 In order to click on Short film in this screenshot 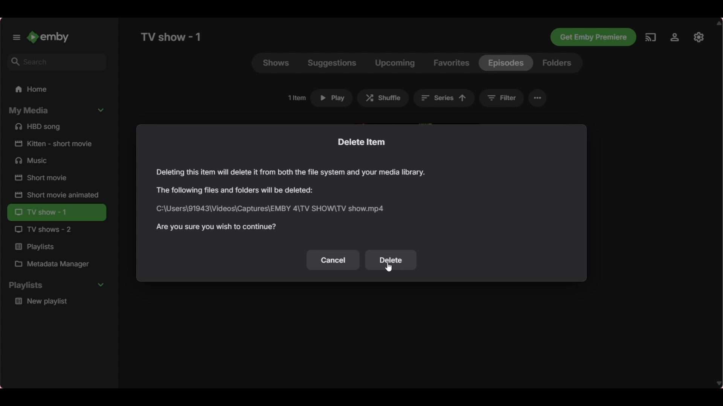, I will do `click(56, 178)`.